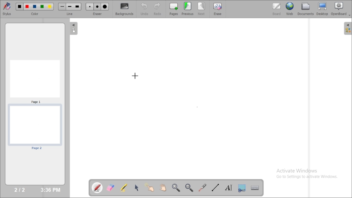 This screenshot has height=198, width=352. Describe the element at coordinates (305, 9) in the screenshot. I see `documents` at that location.